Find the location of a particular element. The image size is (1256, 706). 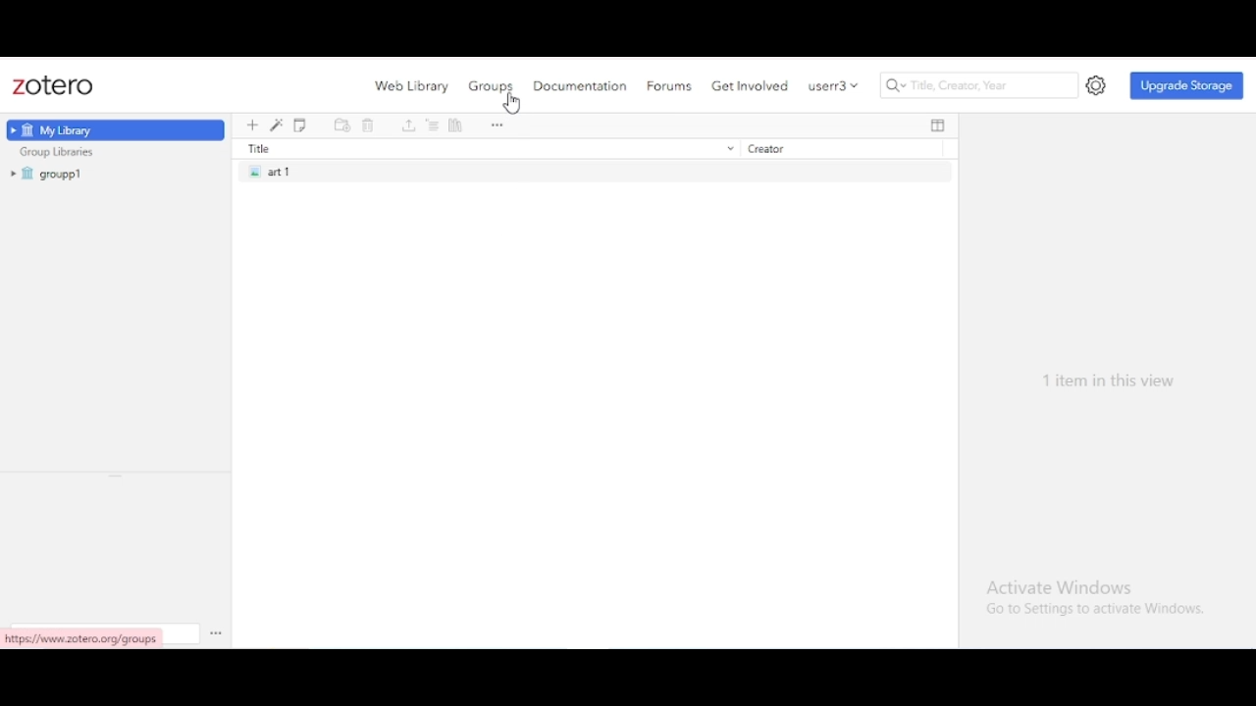

1 item in this view is located at coordinates (1109, 381).